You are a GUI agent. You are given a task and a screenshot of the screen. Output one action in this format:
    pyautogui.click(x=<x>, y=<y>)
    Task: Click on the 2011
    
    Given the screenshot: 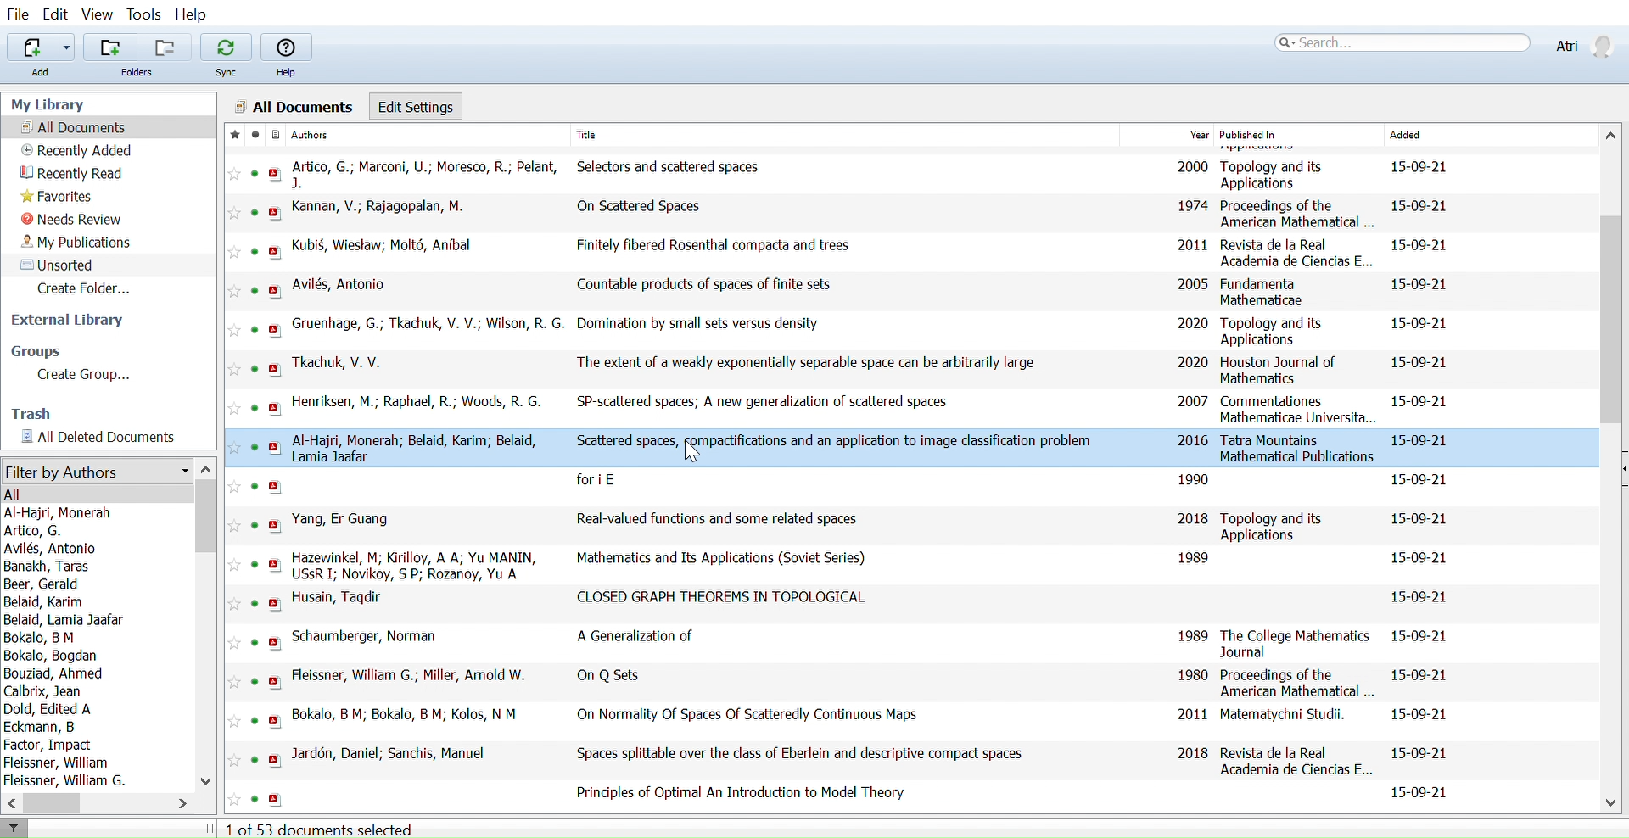 What is the action you would take?
    pyautogui.click(x=1192, y=714)
    